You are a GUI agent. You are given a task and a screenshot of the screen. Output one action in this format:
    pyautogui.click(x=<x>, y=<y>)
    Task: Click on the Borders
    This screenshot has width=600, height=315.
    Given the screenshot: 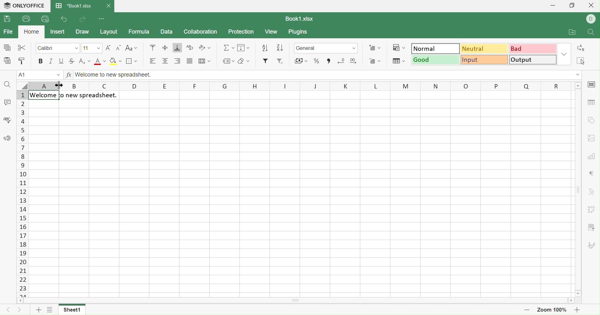 What is the action you would take?
    pyautogui.click(x=131, y=61)
    